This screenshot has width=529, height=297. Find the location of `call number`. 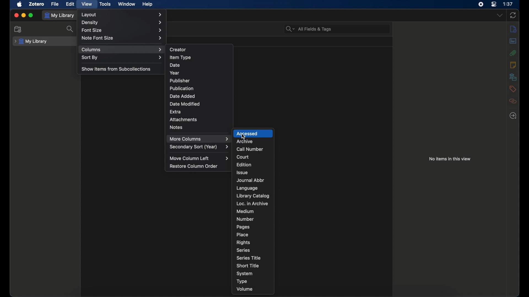

call number is located at coordinates (249, 149).